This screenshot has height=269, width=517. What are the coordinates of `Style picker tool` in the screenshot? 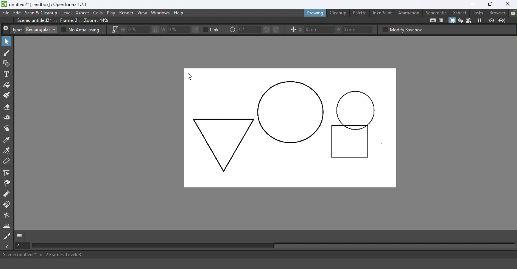 It's located at (8, 140).